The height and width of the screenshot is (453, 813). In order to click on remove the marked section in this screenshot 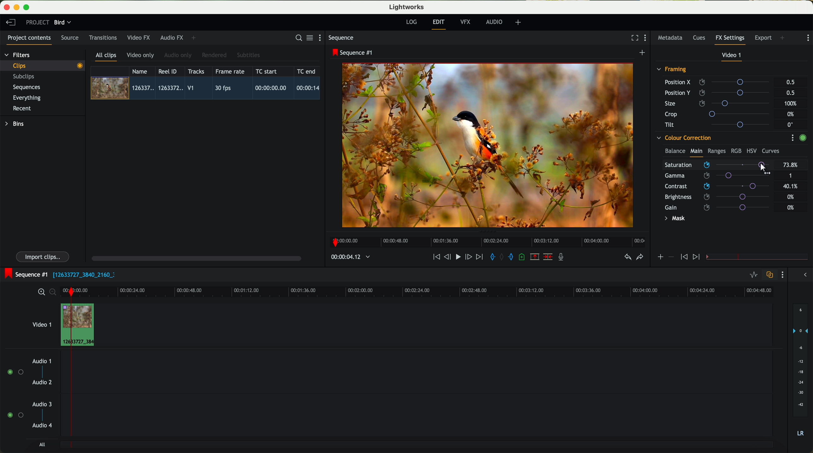, I will do `click(535, 257)`.